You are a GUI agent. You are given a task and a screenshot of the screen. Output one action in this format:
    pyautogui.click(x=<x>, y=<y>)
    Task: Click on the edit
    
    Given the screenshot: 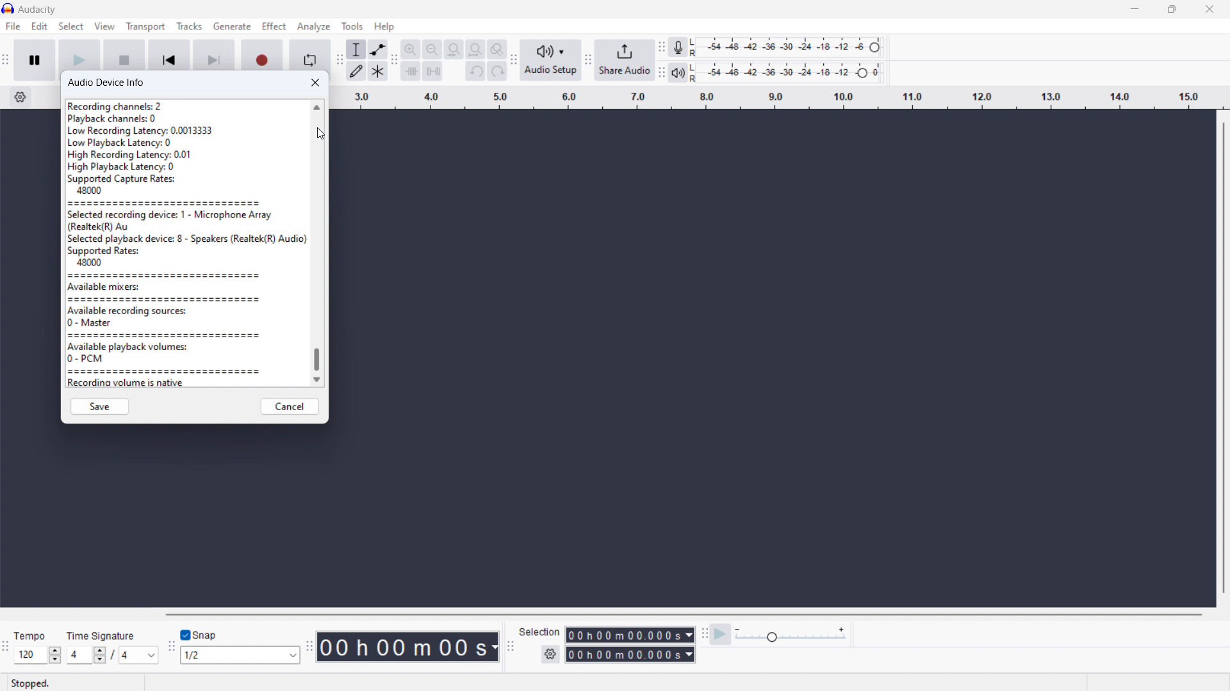 What is the action you would take?
    pyautogui.click(x=39, y=26)
    